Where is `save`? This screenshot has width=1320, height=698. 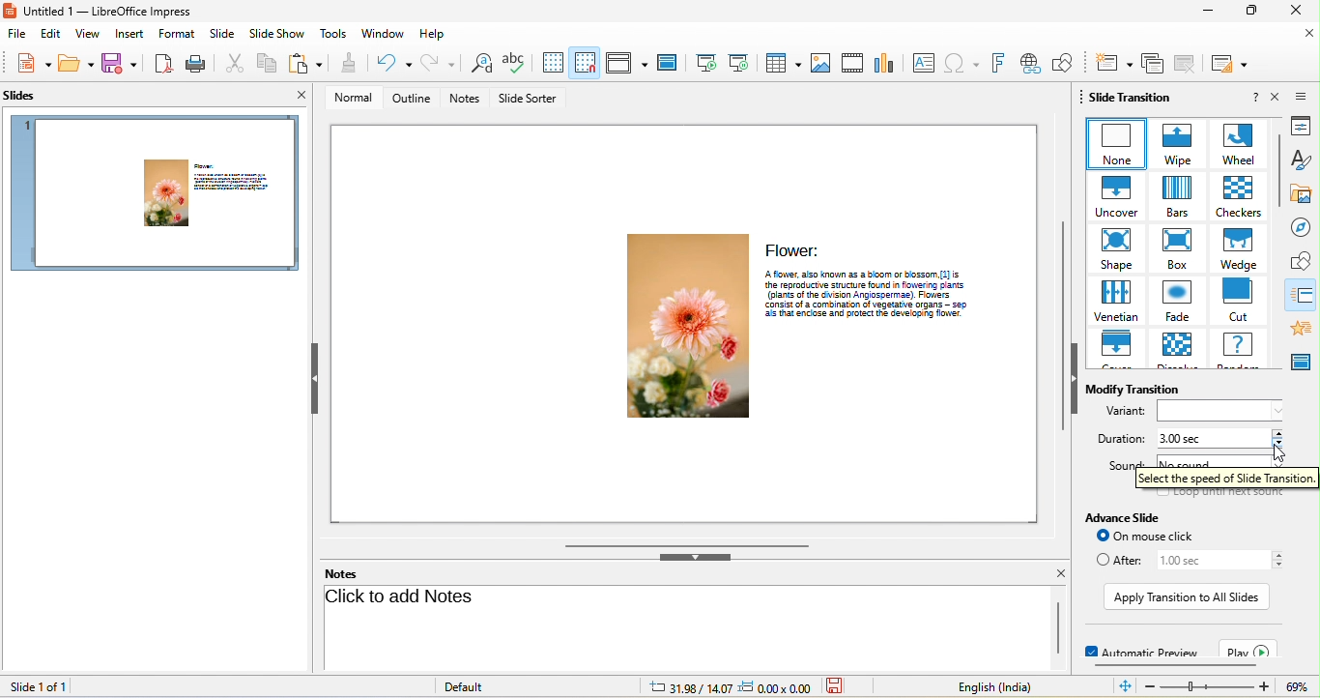
save is located at coordinates (122, 66).